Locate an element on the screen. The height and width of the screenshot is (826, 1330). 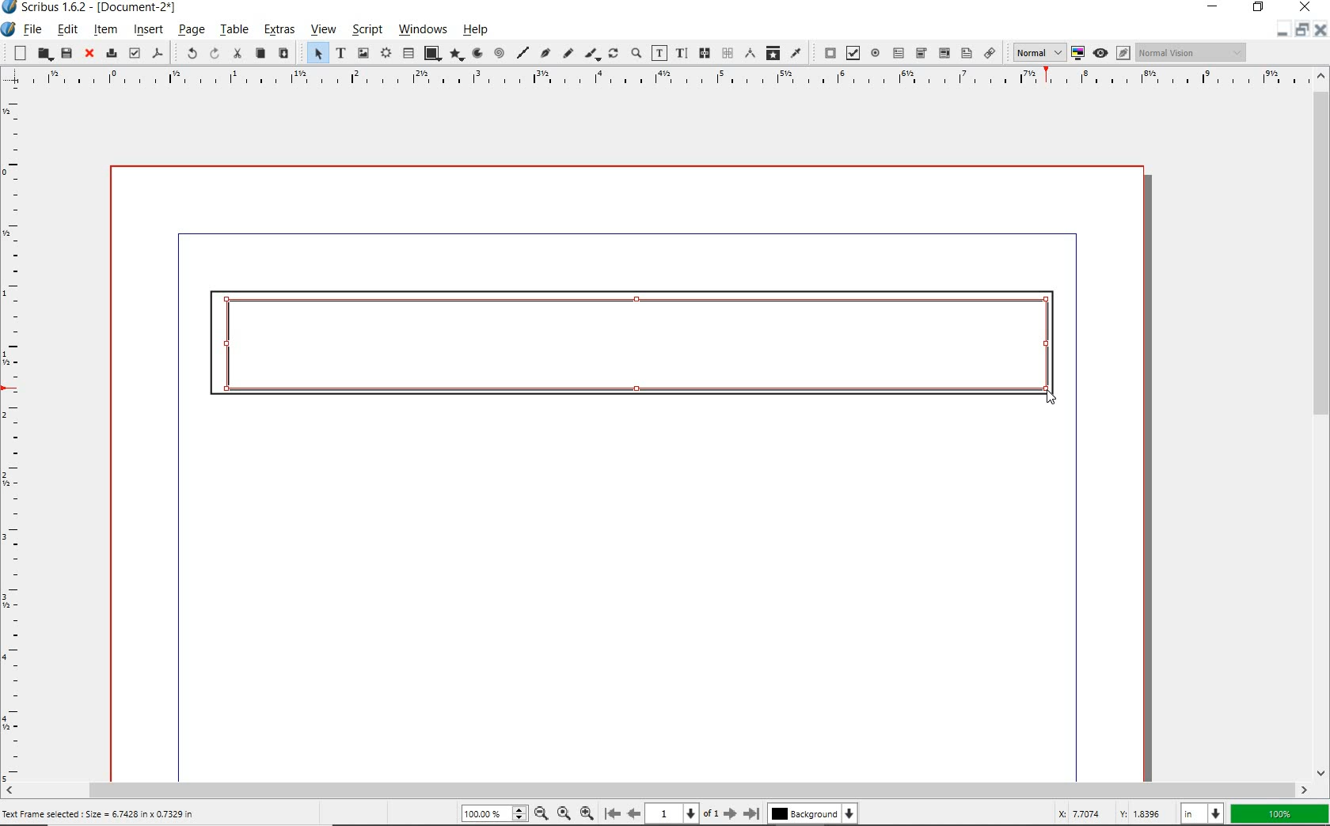
toggle color is located at coordinates (1076, 54).